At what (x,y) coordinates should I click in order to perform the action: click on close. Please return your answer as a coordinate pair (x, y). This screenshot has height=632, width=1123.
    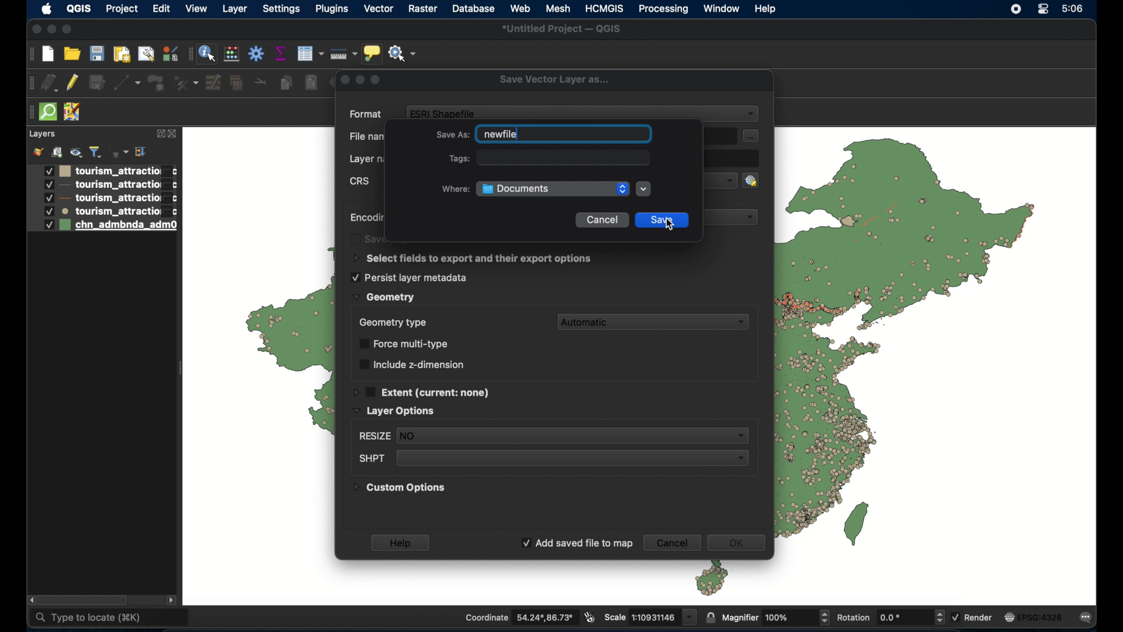
    Looking at the image, I should click on (35, 29).